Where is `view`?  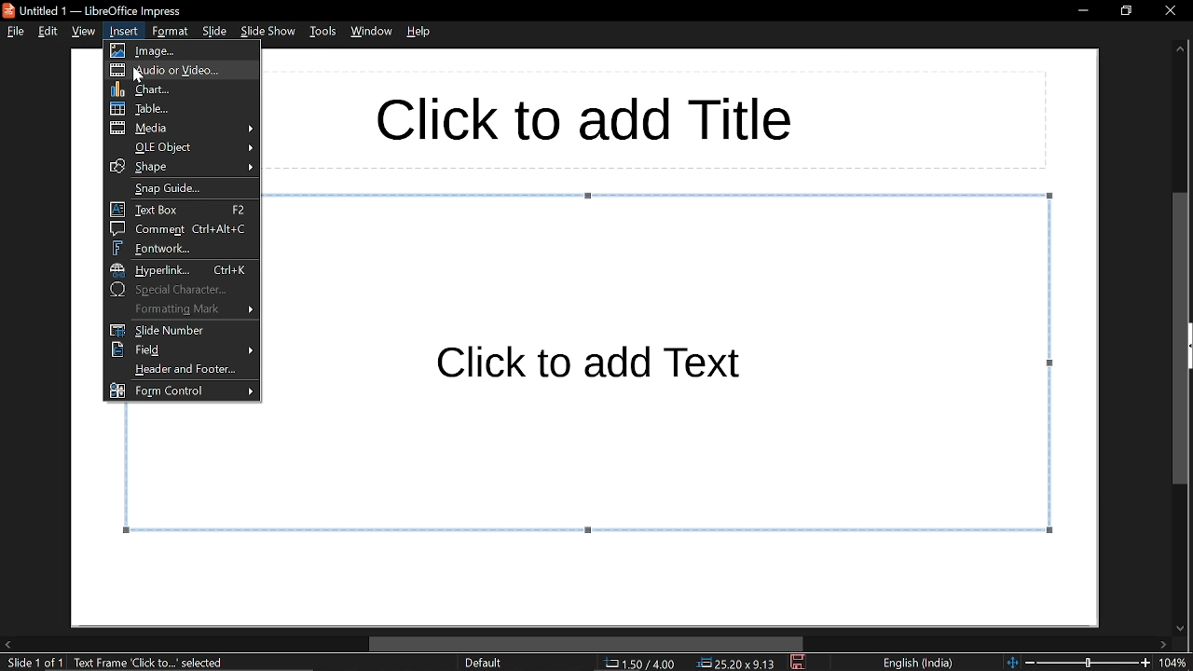 view is located at coordinates (86, 31).